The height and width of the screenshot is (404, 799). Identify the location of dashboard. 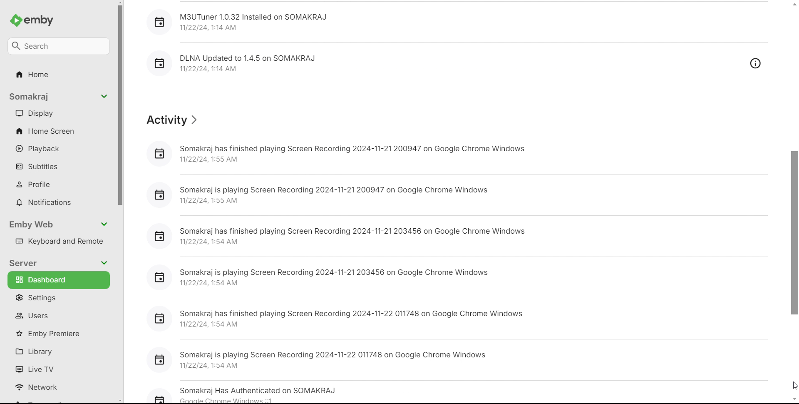
(58, 280).